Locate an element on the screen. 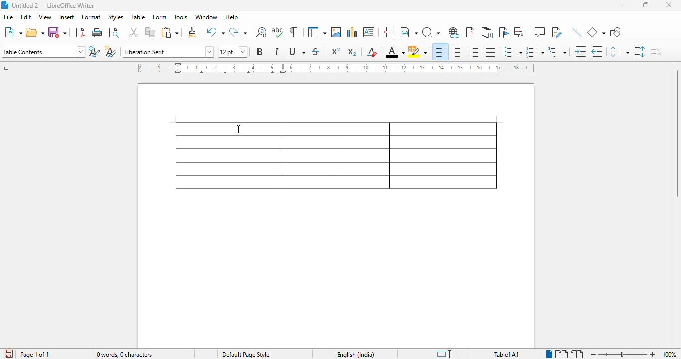  print is located at coordinates (97, 33).